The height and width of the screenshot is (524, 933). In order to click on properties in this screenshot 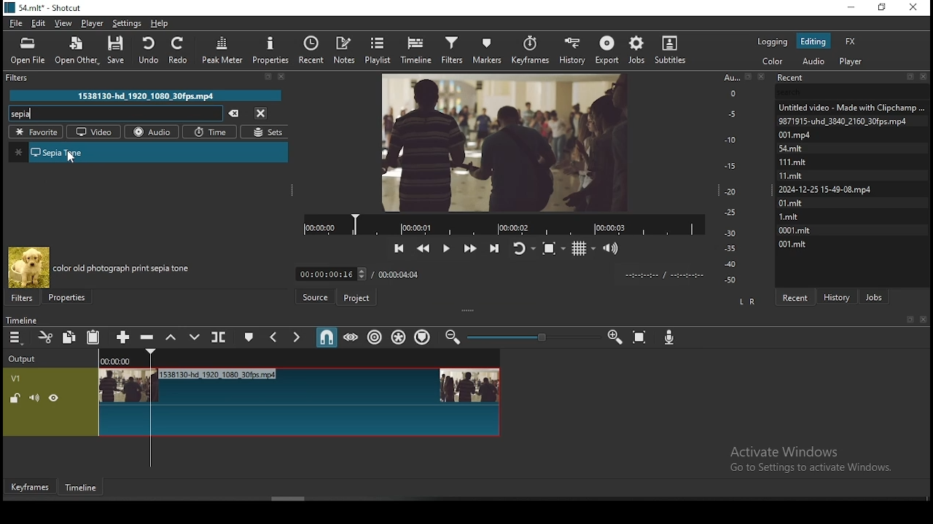, I will do `click(67, 297)`.